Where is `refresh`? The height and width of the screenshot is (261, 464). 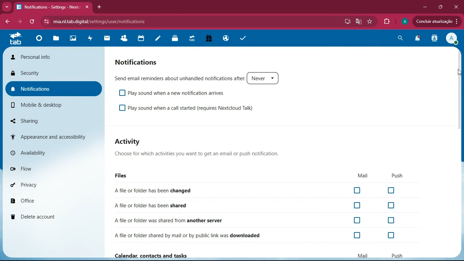 refresh is located at coordinates (33, 22).